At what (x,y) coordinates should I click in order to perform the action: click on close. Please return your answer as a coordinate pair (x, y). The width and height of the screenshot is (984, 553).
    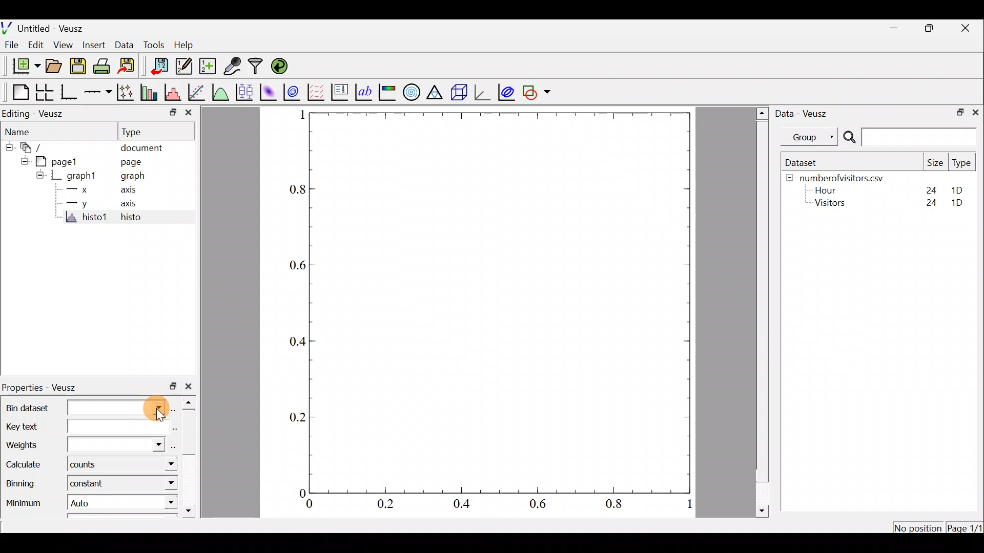
    Looking at the image, I should click on (189, 388).